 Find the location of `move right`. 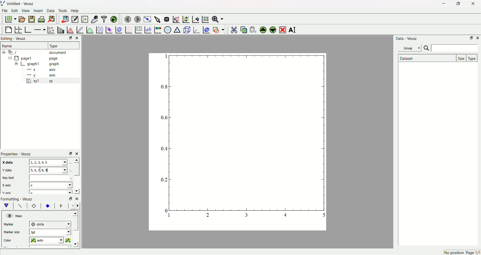

move right is located at coordinates (79, 205).